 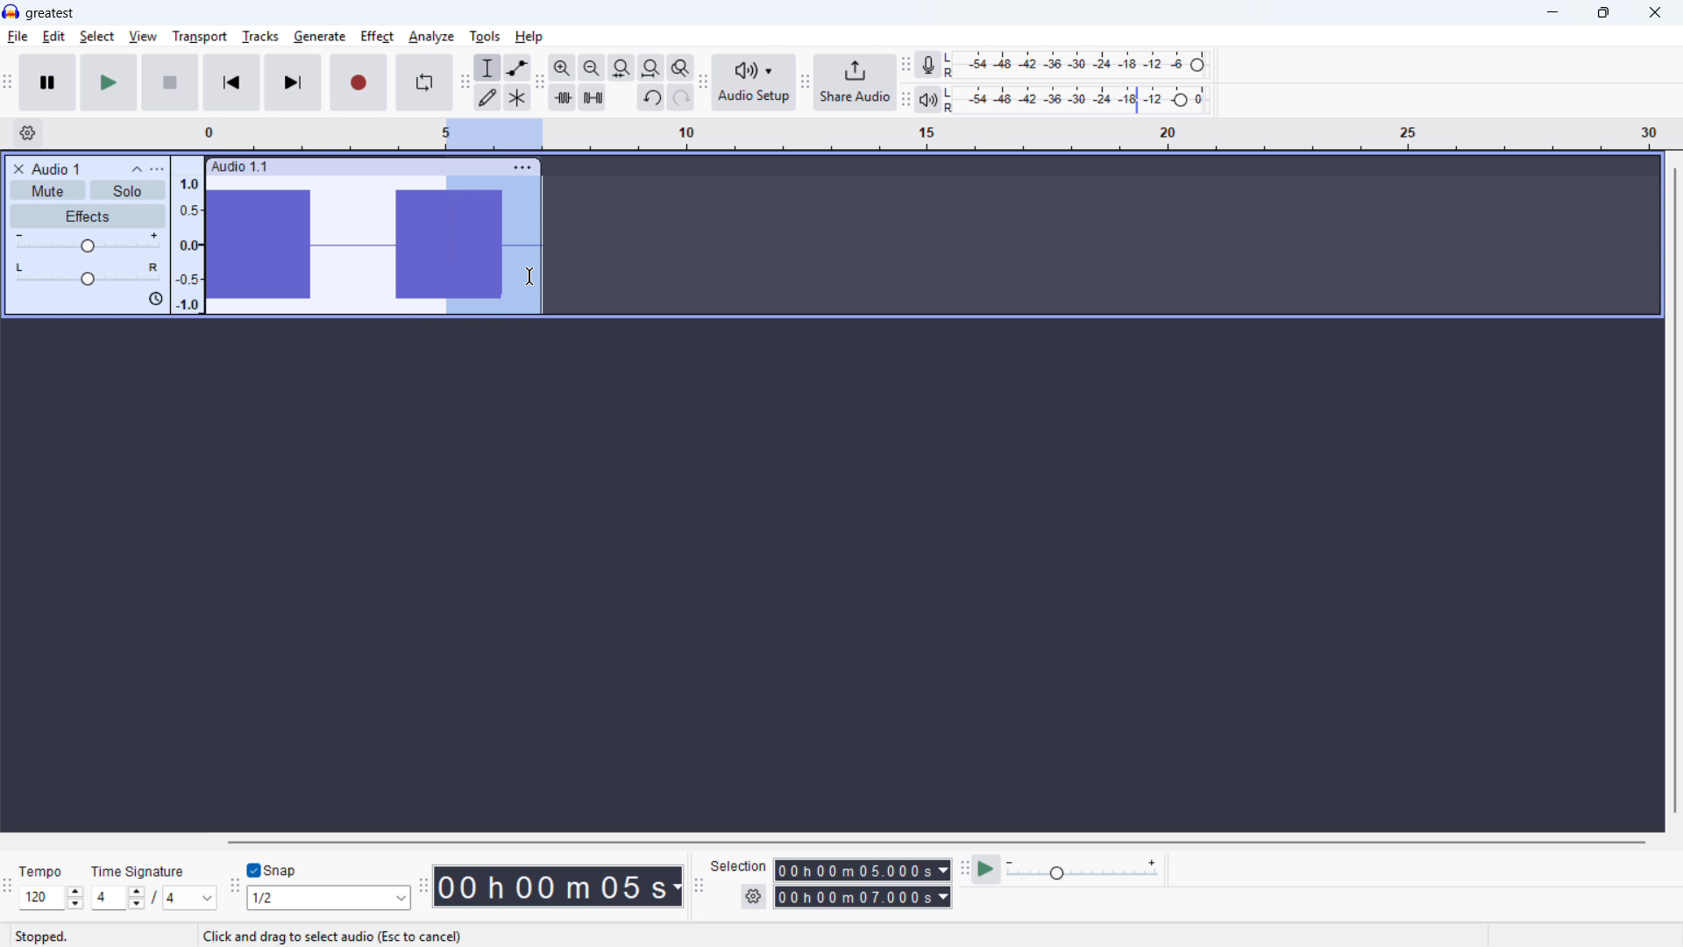 I want to click on help, so click(x=529, y=37).